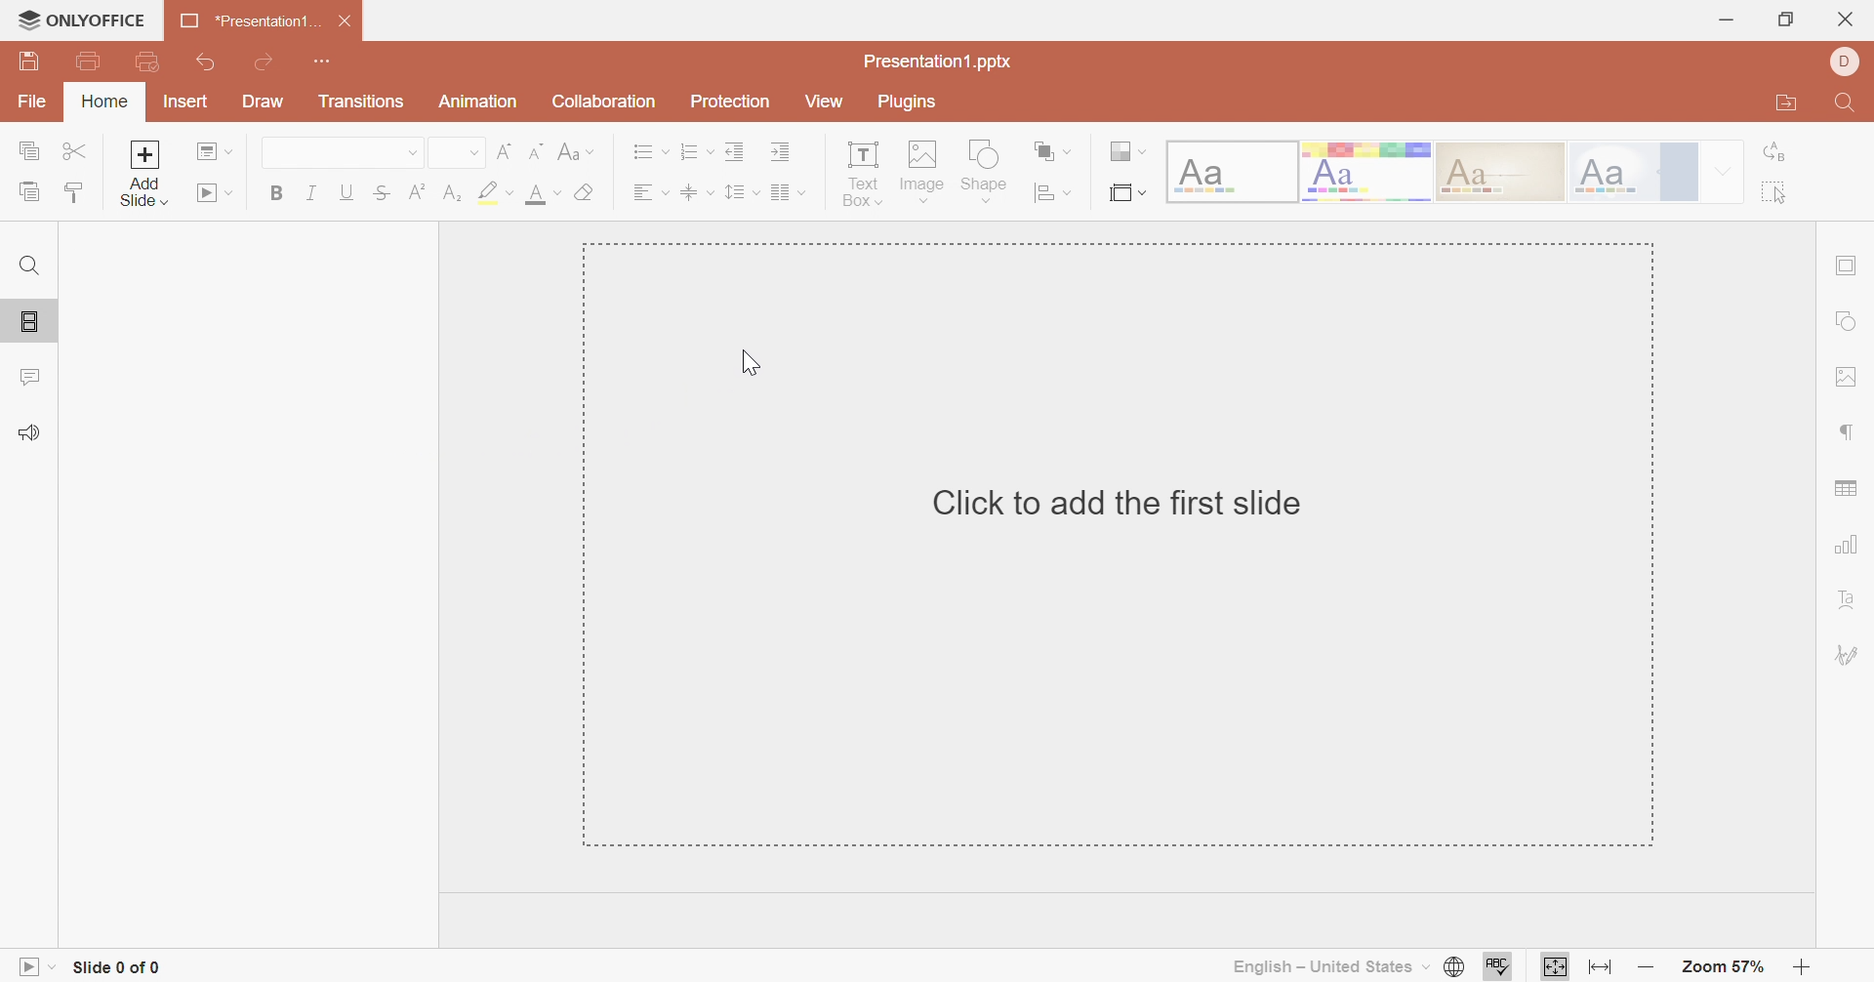 The image size is (1874, 982). I want to click on Customize Quick Access Toolbar, so click(327, 61).